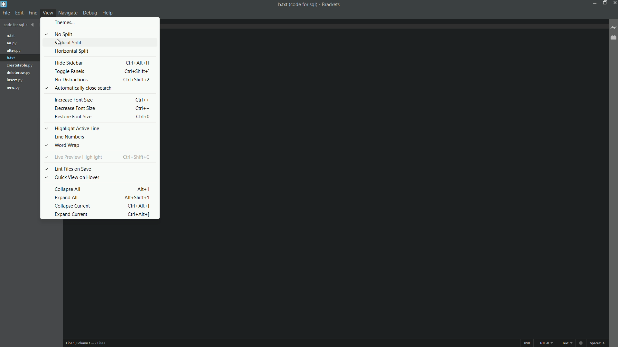 The width and height of the screenshot is (618, 347). What do you see at coordinates (102, 189) in the screenshot?
I see `collapse all` at bounding box center [102, 189].